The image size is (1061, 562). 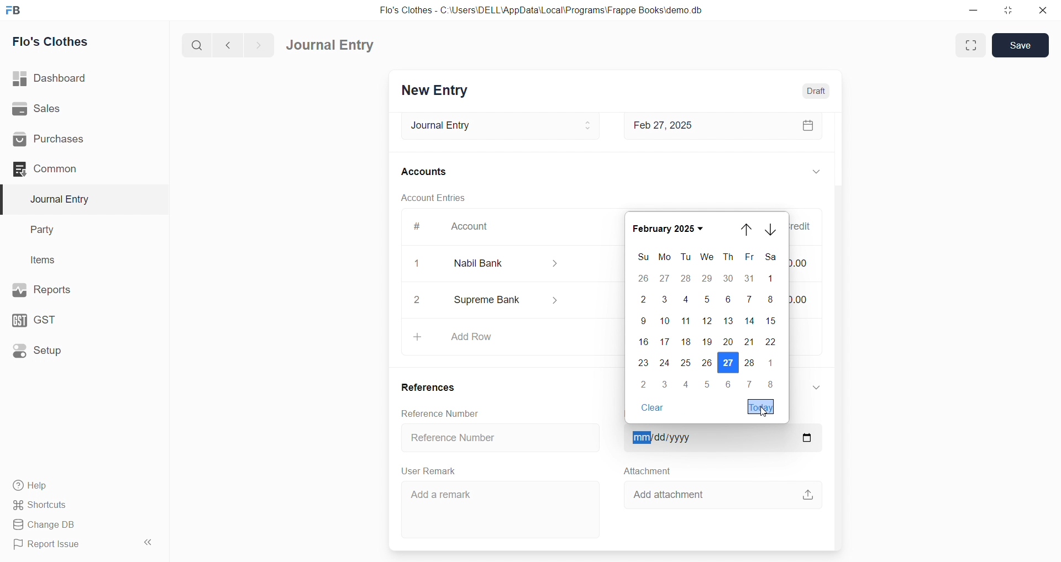 I want to click on Save, so click(x=1021, y=45).